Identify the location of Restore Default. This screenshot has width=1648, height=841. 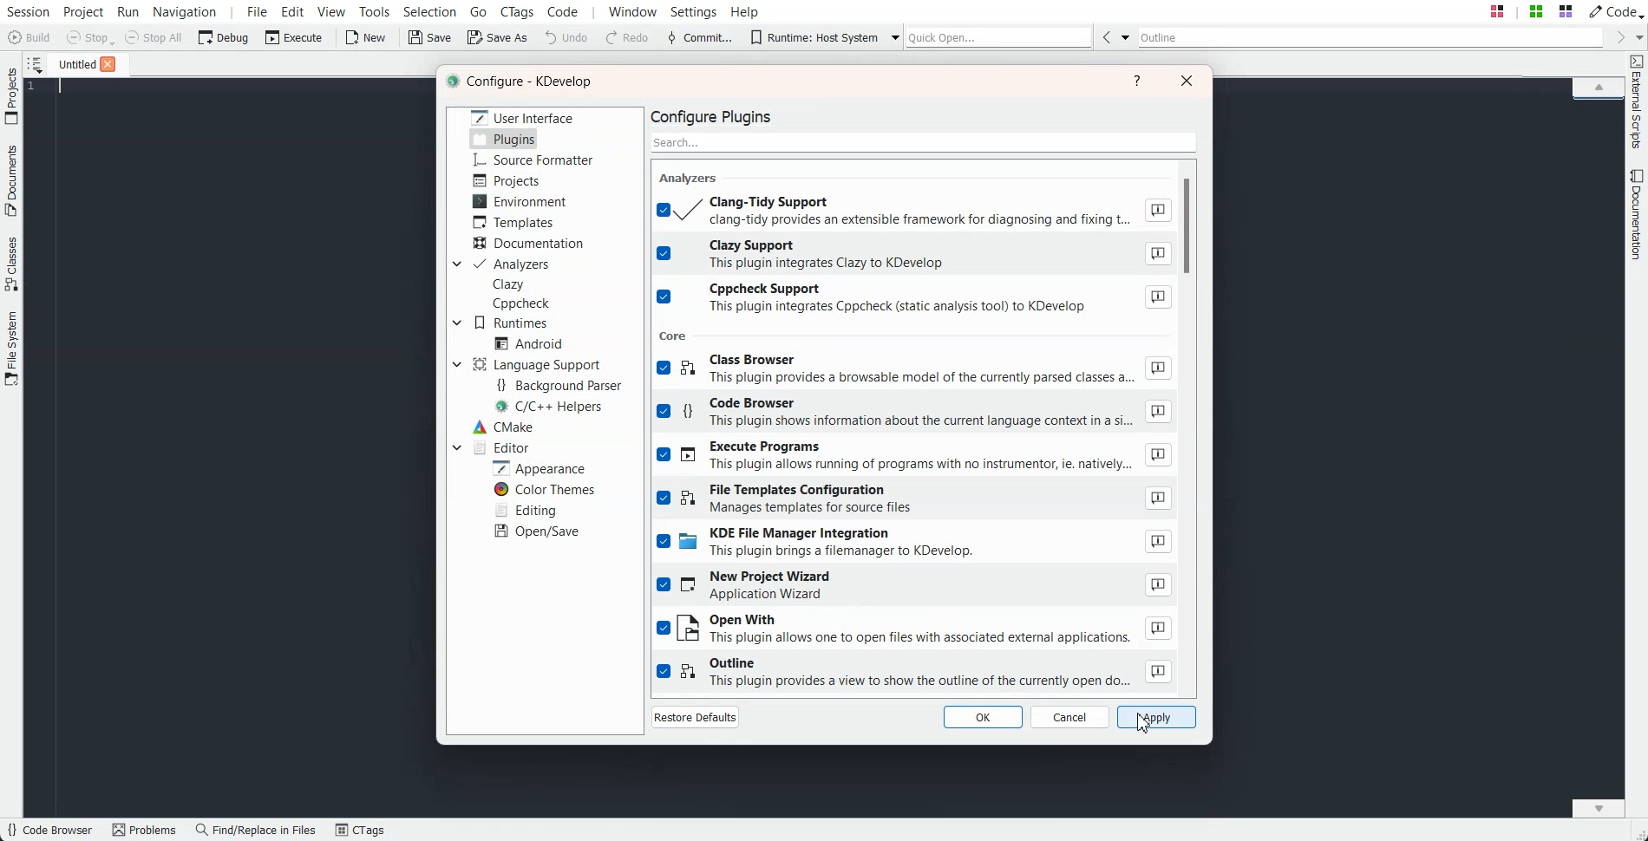
(696, 716).